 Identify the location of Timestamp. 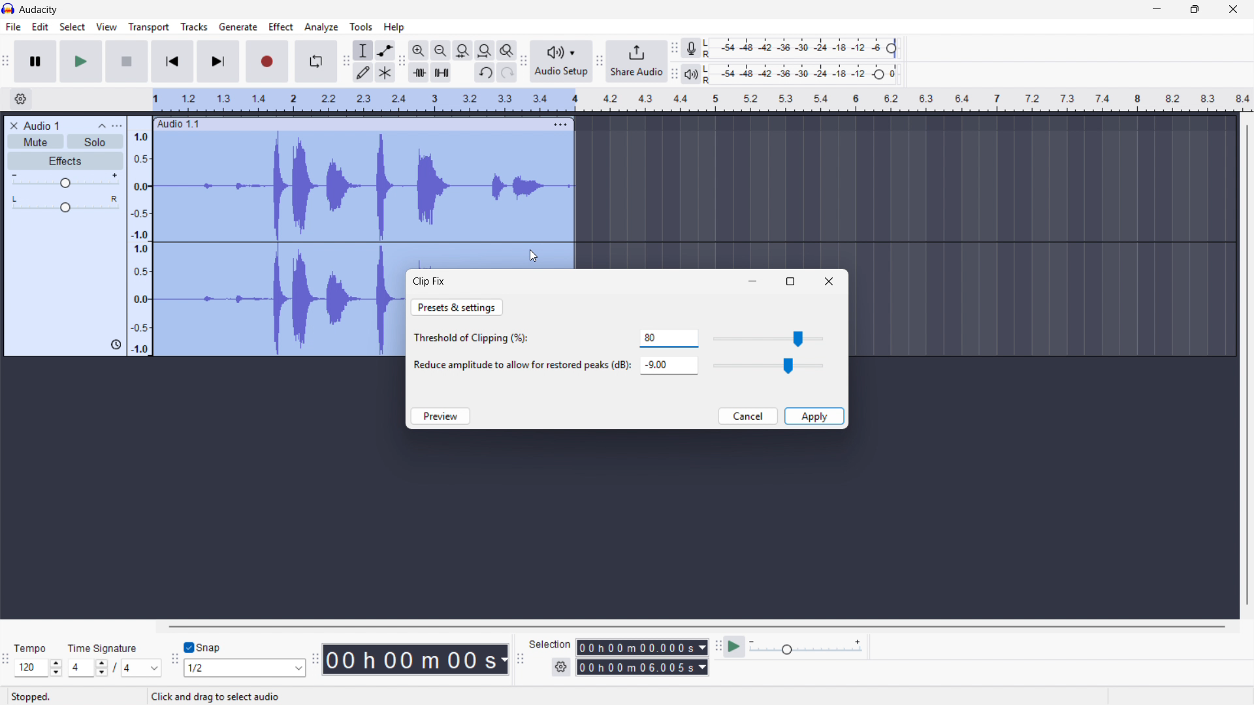
(416, 659).